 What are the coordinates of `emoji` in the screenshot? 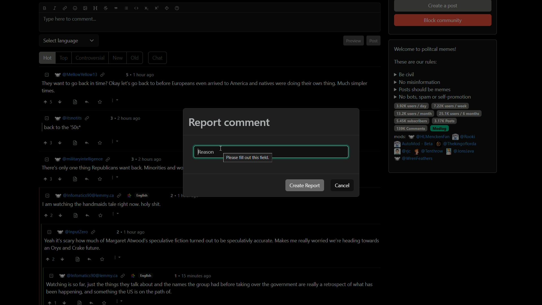 It's located at (75, 8).